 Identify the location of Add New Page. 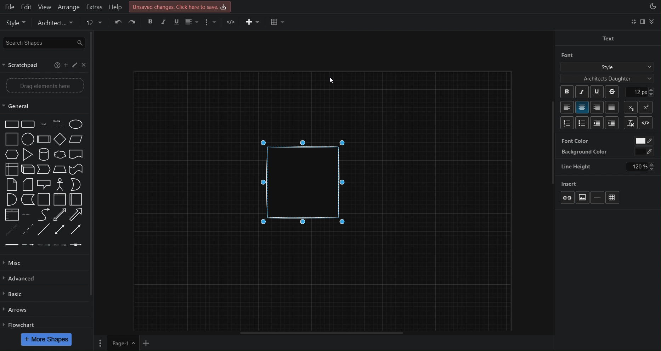
(149, 342).